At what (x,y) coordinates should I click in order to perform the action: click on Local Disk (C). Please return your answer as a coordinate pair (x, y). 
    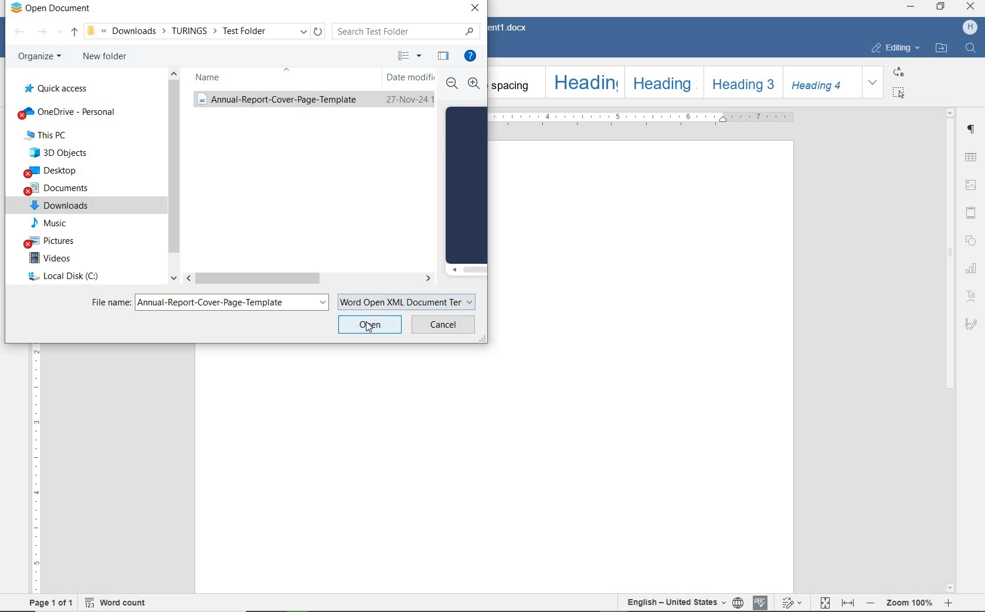
    Looking at the image, I should click on (56, 278).